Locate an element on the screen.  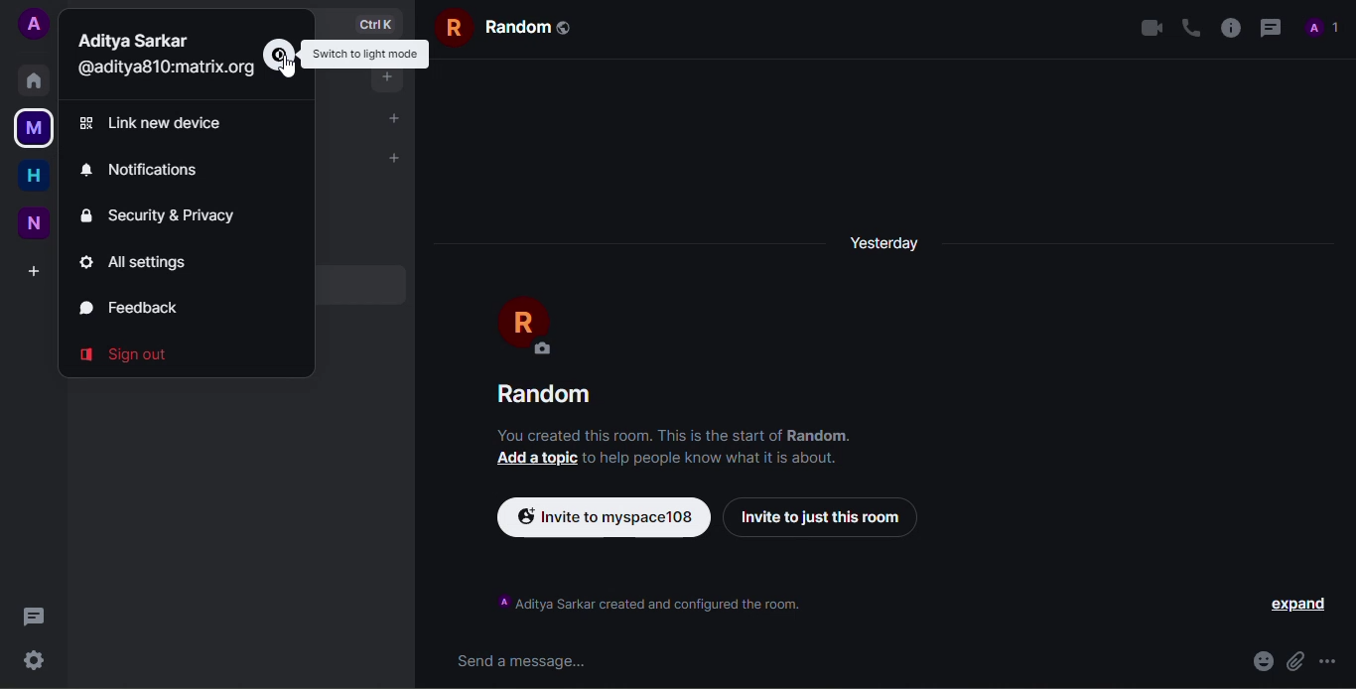
emoji is located at coordinates (1262, 661).